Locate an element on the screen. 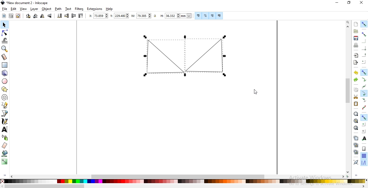  snap text anchors and baselines is located at coordinates (364, 138).